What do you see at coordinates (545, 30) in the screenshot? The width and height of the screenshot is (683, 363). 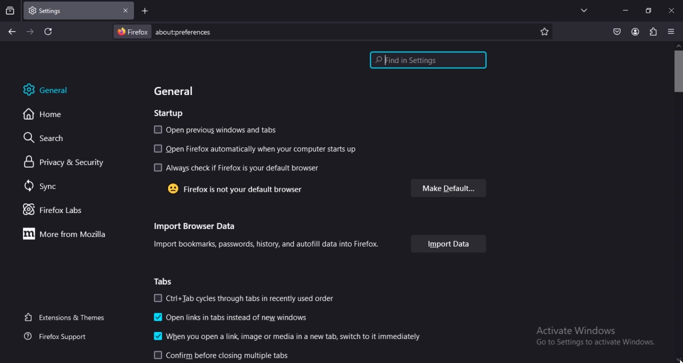 I see `bookmark page` at bounding box center [545, 30].